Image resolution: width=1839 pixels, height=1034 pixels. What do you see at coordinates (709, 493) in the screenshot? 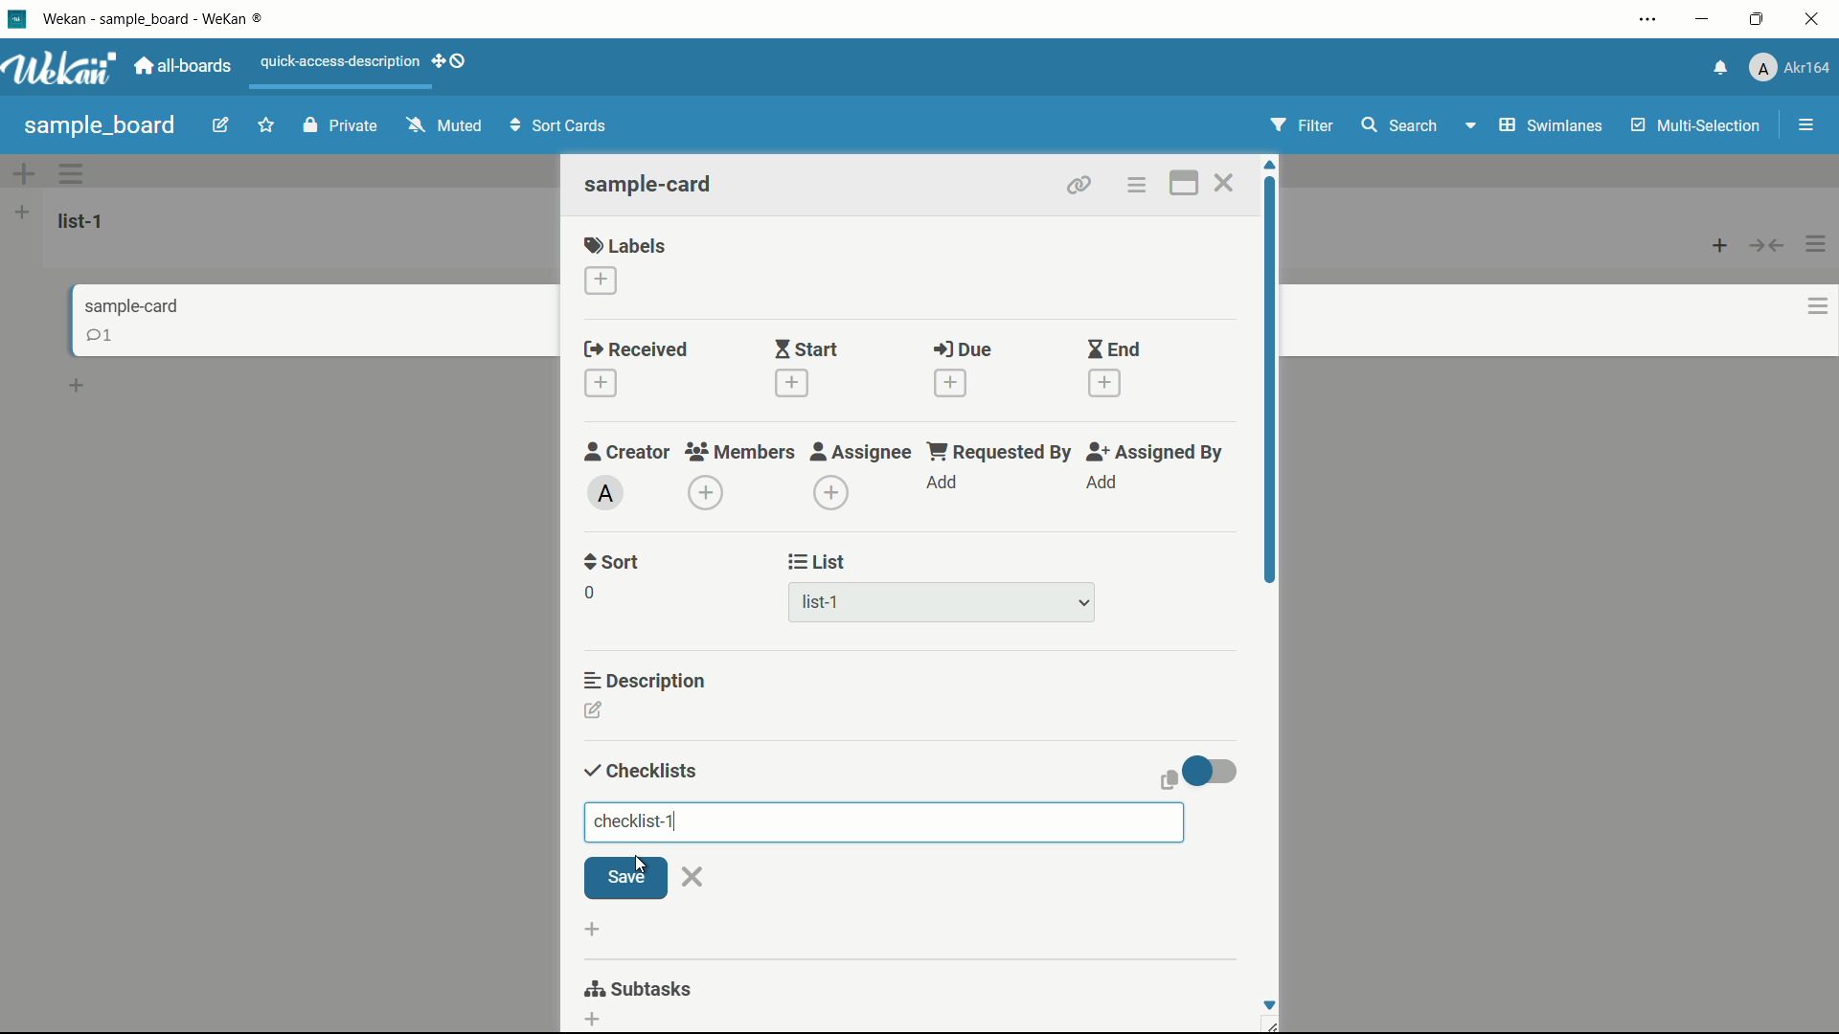
I see `add member` at bounding box center [709, 493].